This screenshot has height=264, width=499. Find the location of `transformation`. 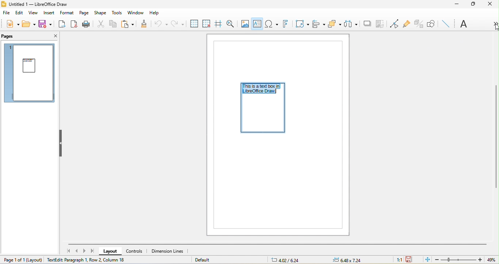

transformation is located at coordinates (300, 24).